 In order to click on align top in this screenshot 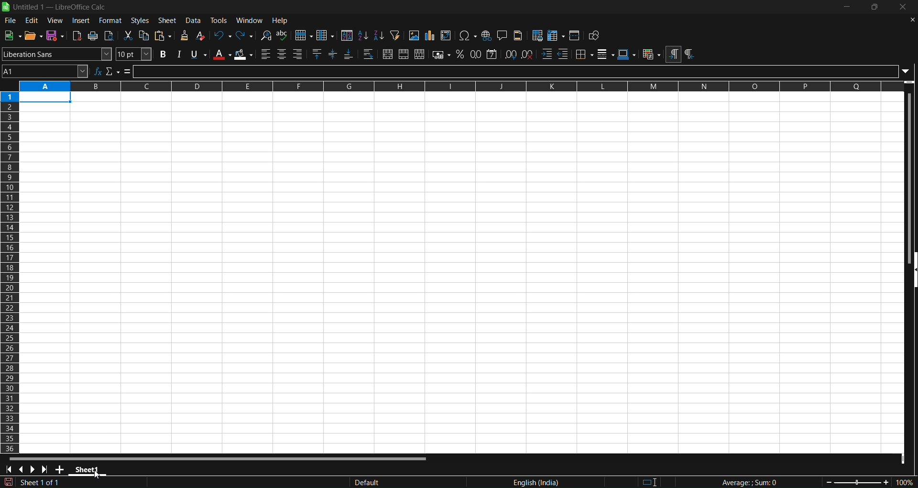, I will do `click(318, 55)`.